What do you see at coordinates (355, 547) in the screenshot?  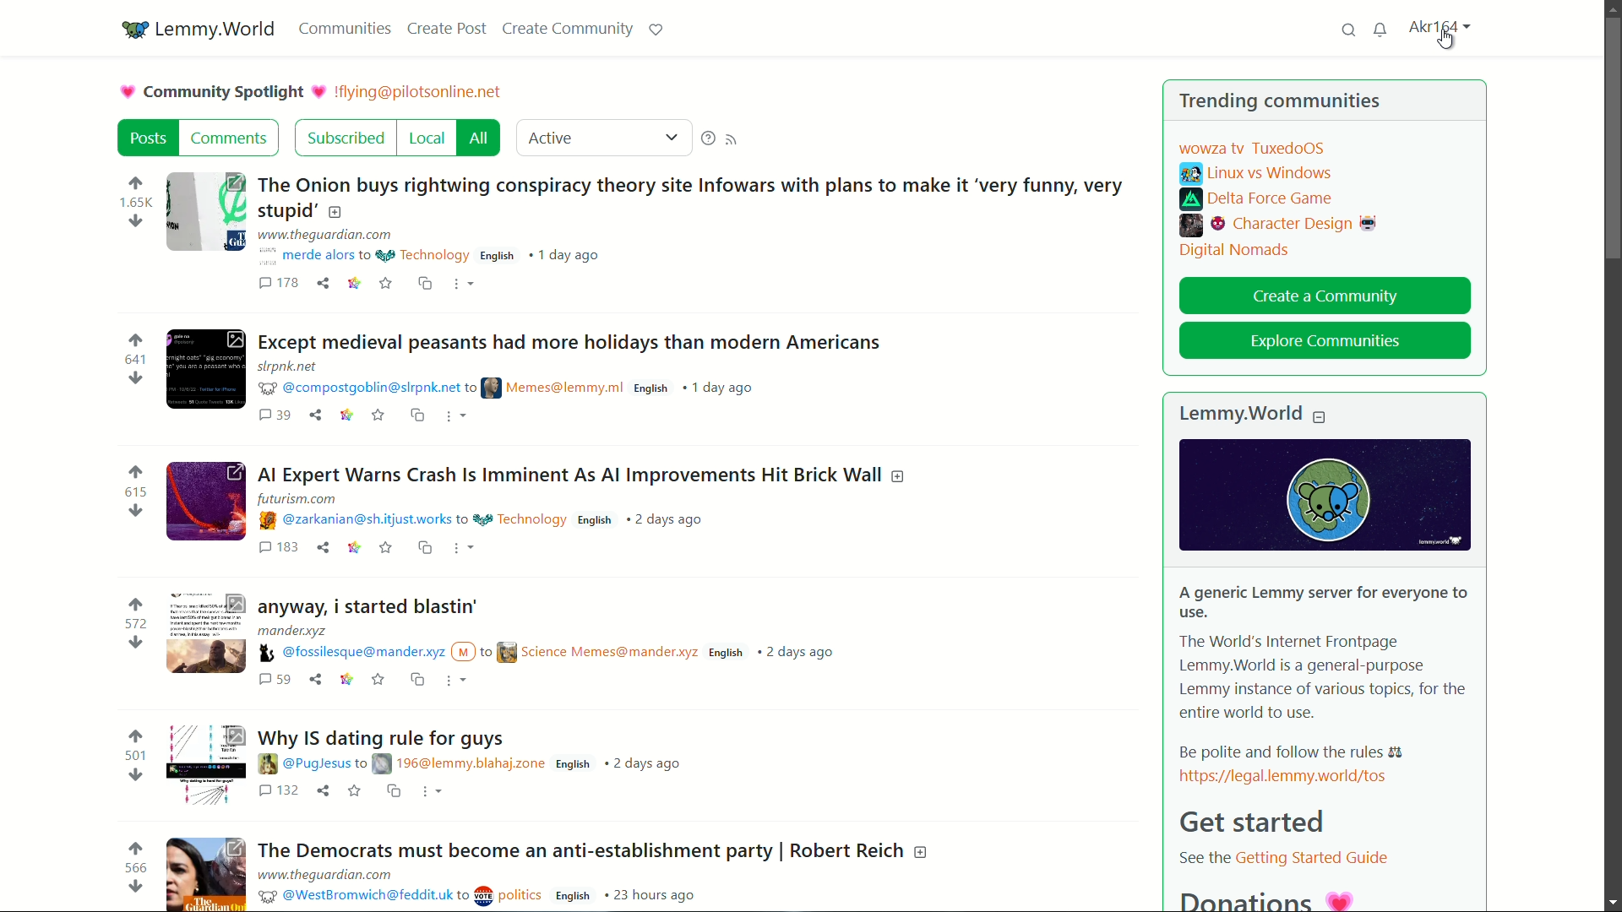 I see `link` at bounding box center [355, 547].